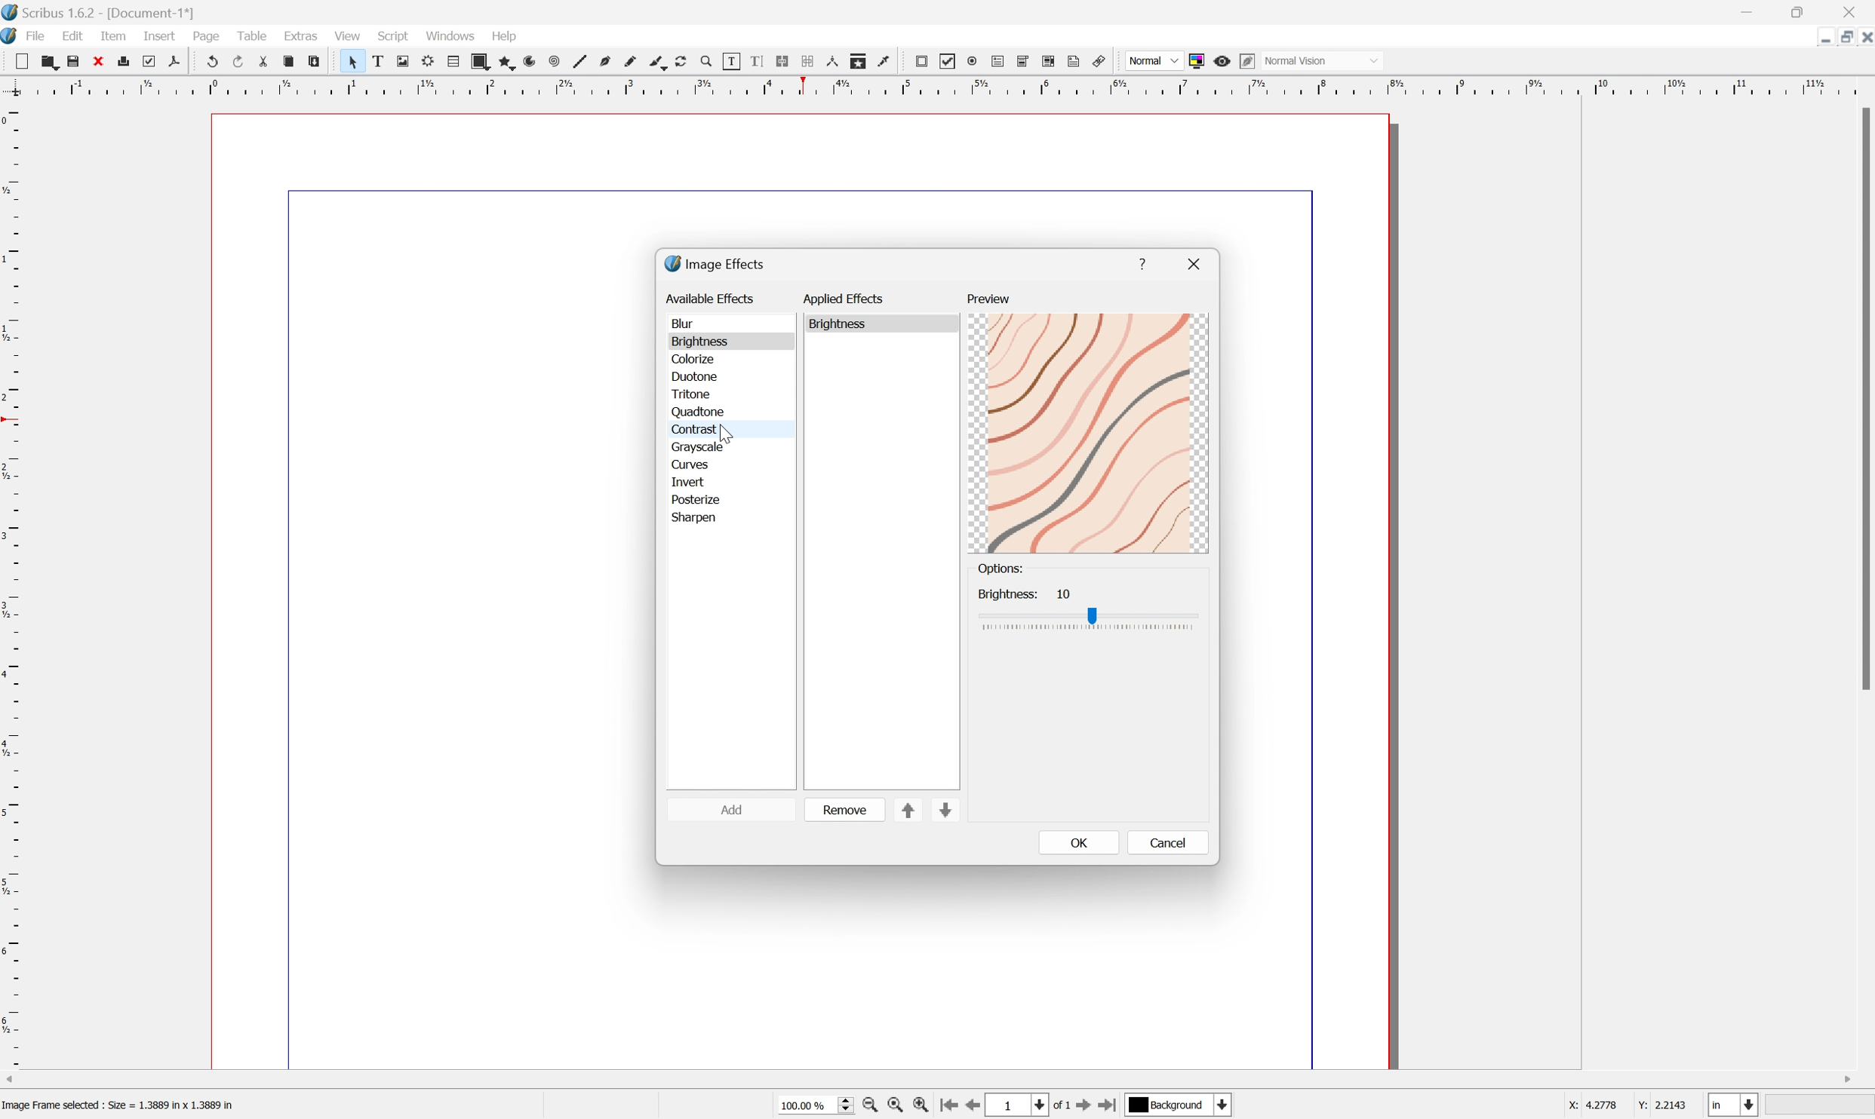 The height and width of the screenshot is (1119, 1875). What do you see at coordinates (951, 1105) in the screenshot?
I see `First Page` at bounding box center [951, 1105].